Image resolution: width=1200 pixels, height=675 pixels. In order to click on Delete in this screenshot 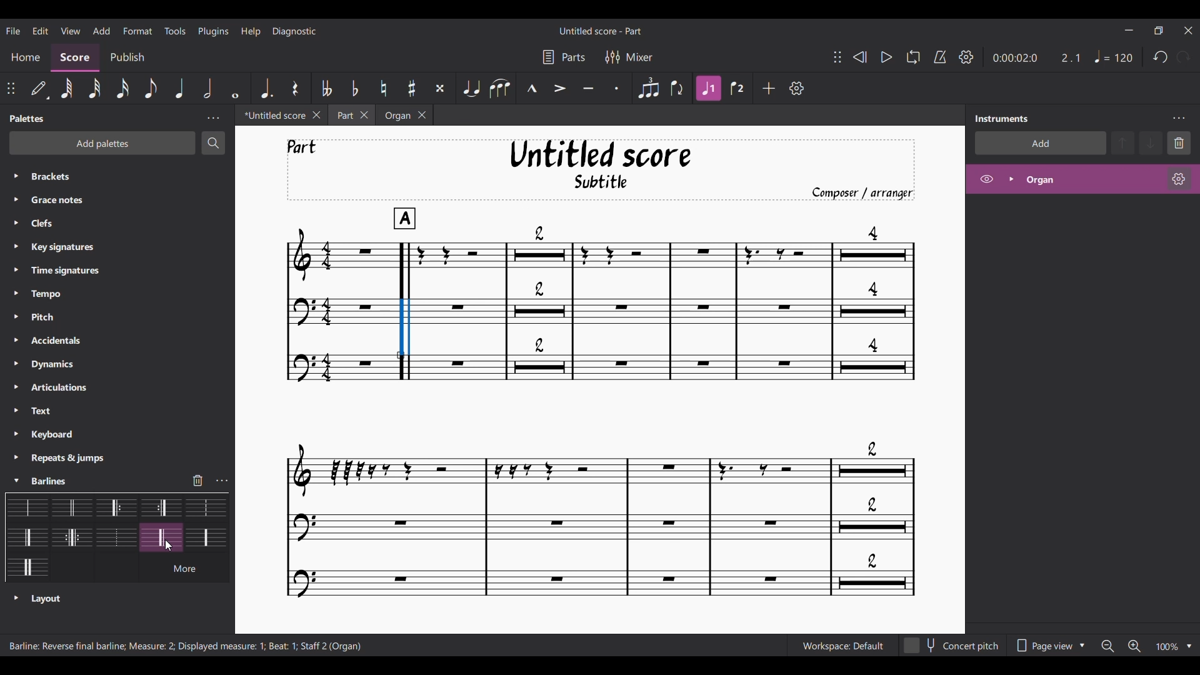, I will do `click(1179, 144)`.